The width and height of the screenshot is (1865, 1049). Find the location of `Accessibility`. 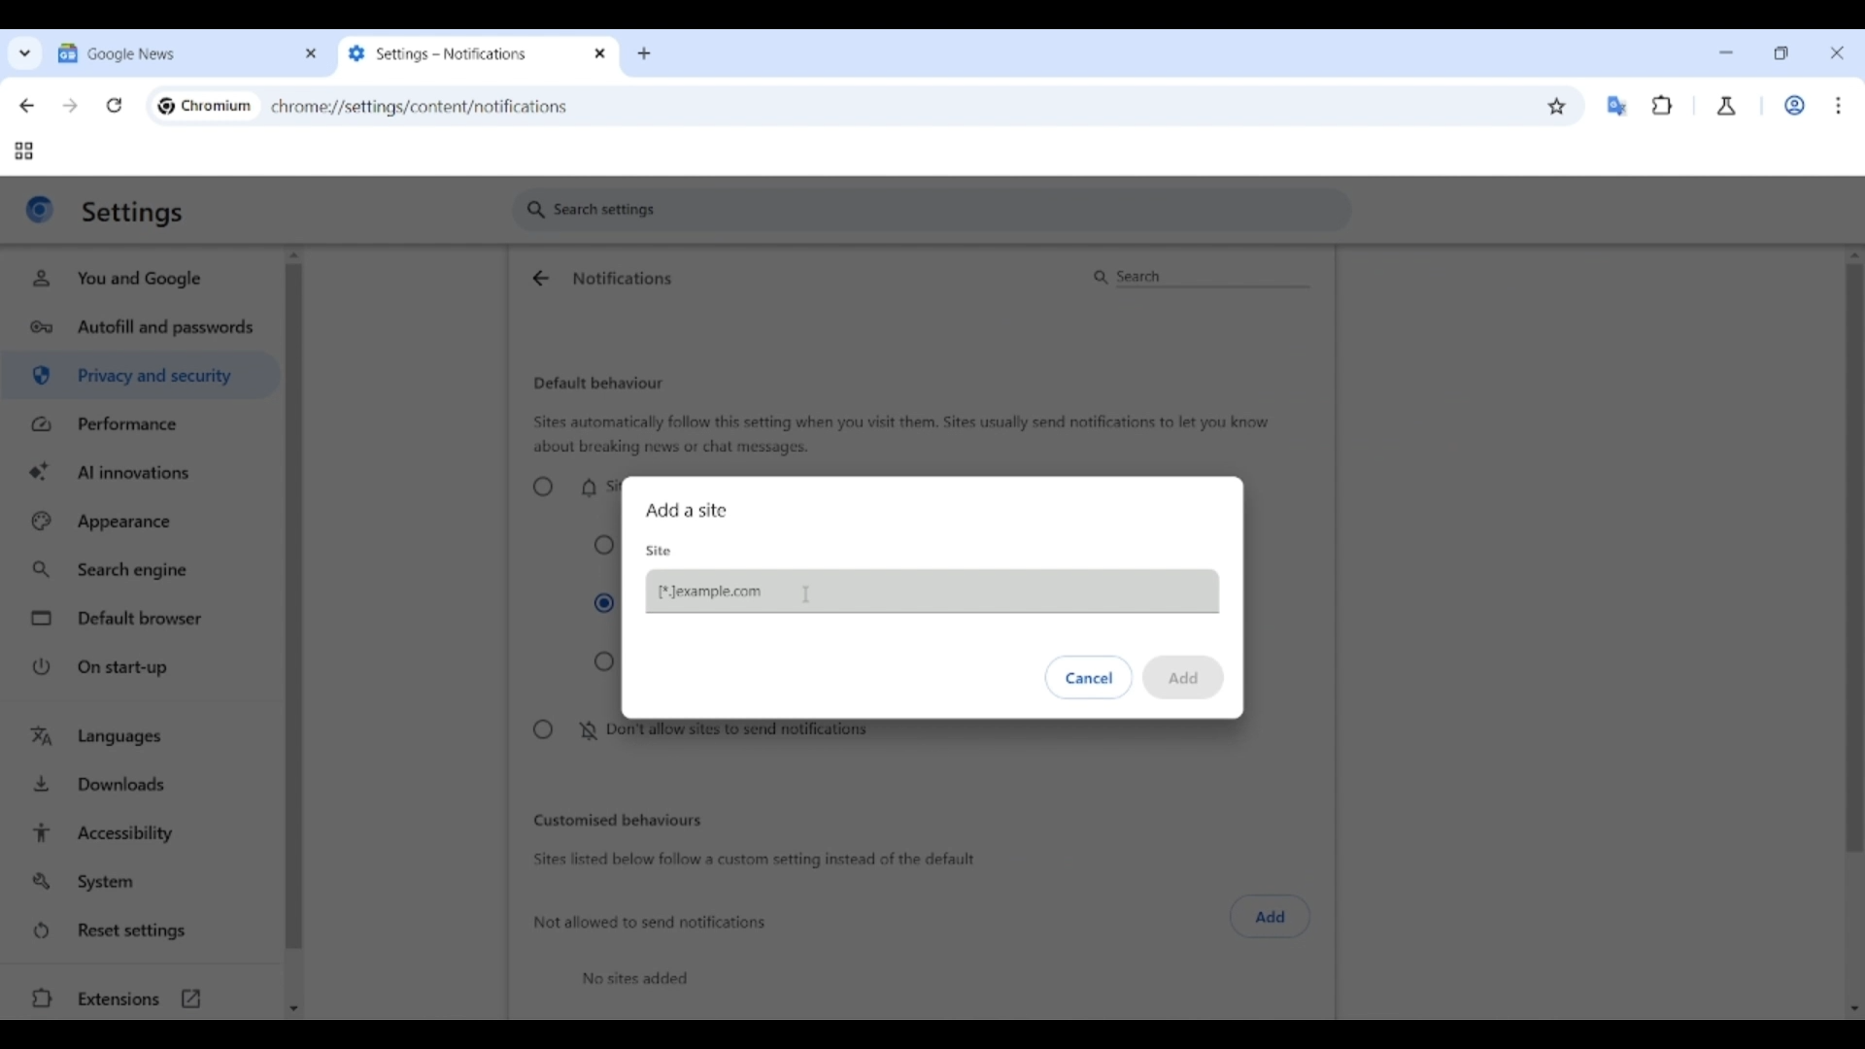

Accessibility is located at coordinates (143, 833).